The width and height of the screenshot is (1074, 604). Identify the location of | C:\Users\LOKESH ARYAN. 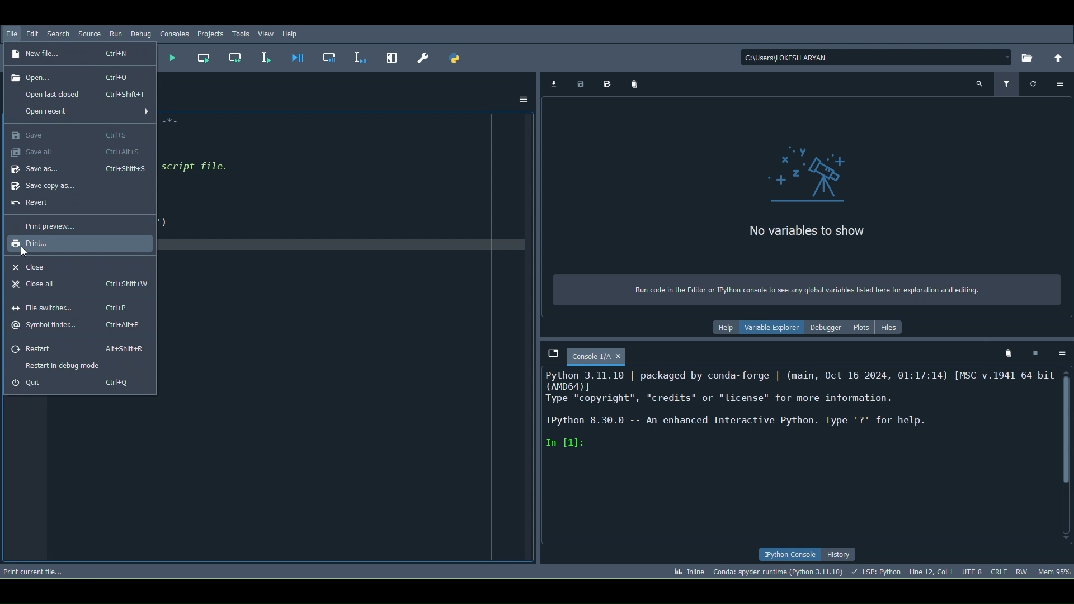
(872, 58).